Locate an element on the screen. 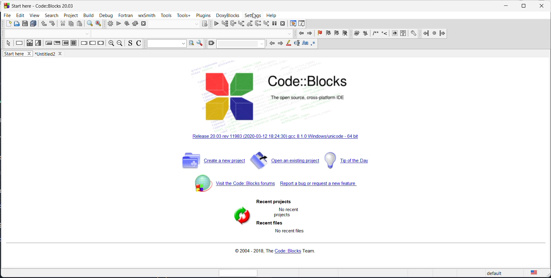 This screenshot has width=551, height=278. next instruction is located at coordinates (258, 23).